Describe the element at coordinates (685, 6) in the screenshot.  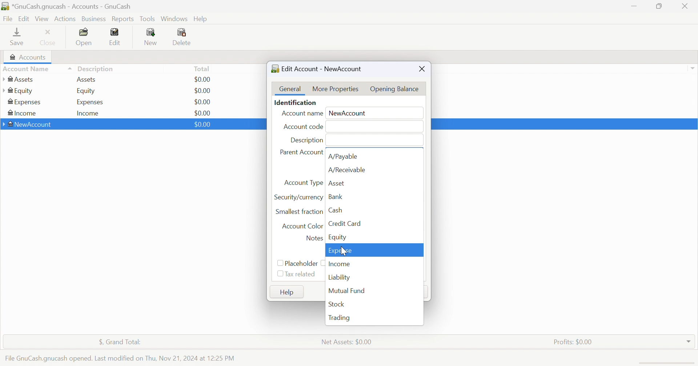
I see `Close` at that location.